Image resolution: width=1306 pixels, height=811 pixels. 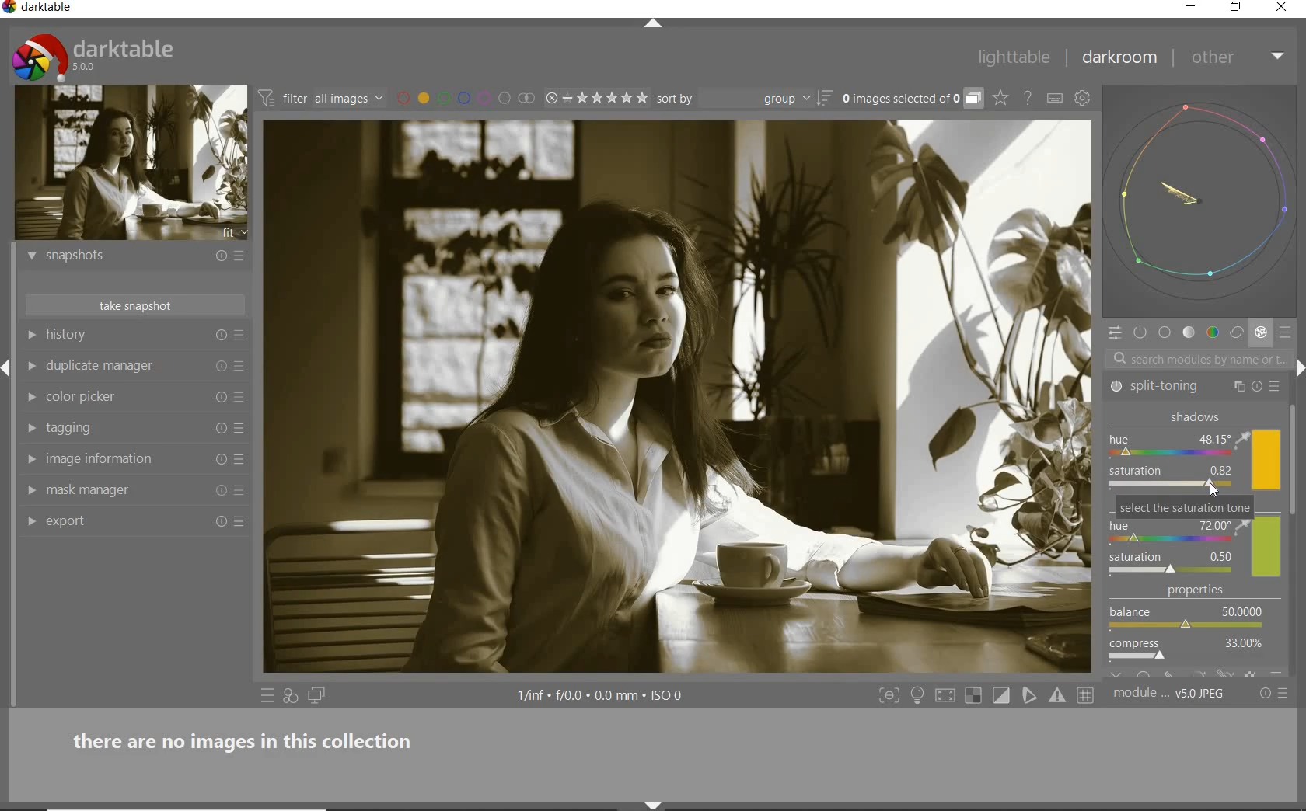 I want to click on Toggle gamut checking, so click(x=1056, y=696).